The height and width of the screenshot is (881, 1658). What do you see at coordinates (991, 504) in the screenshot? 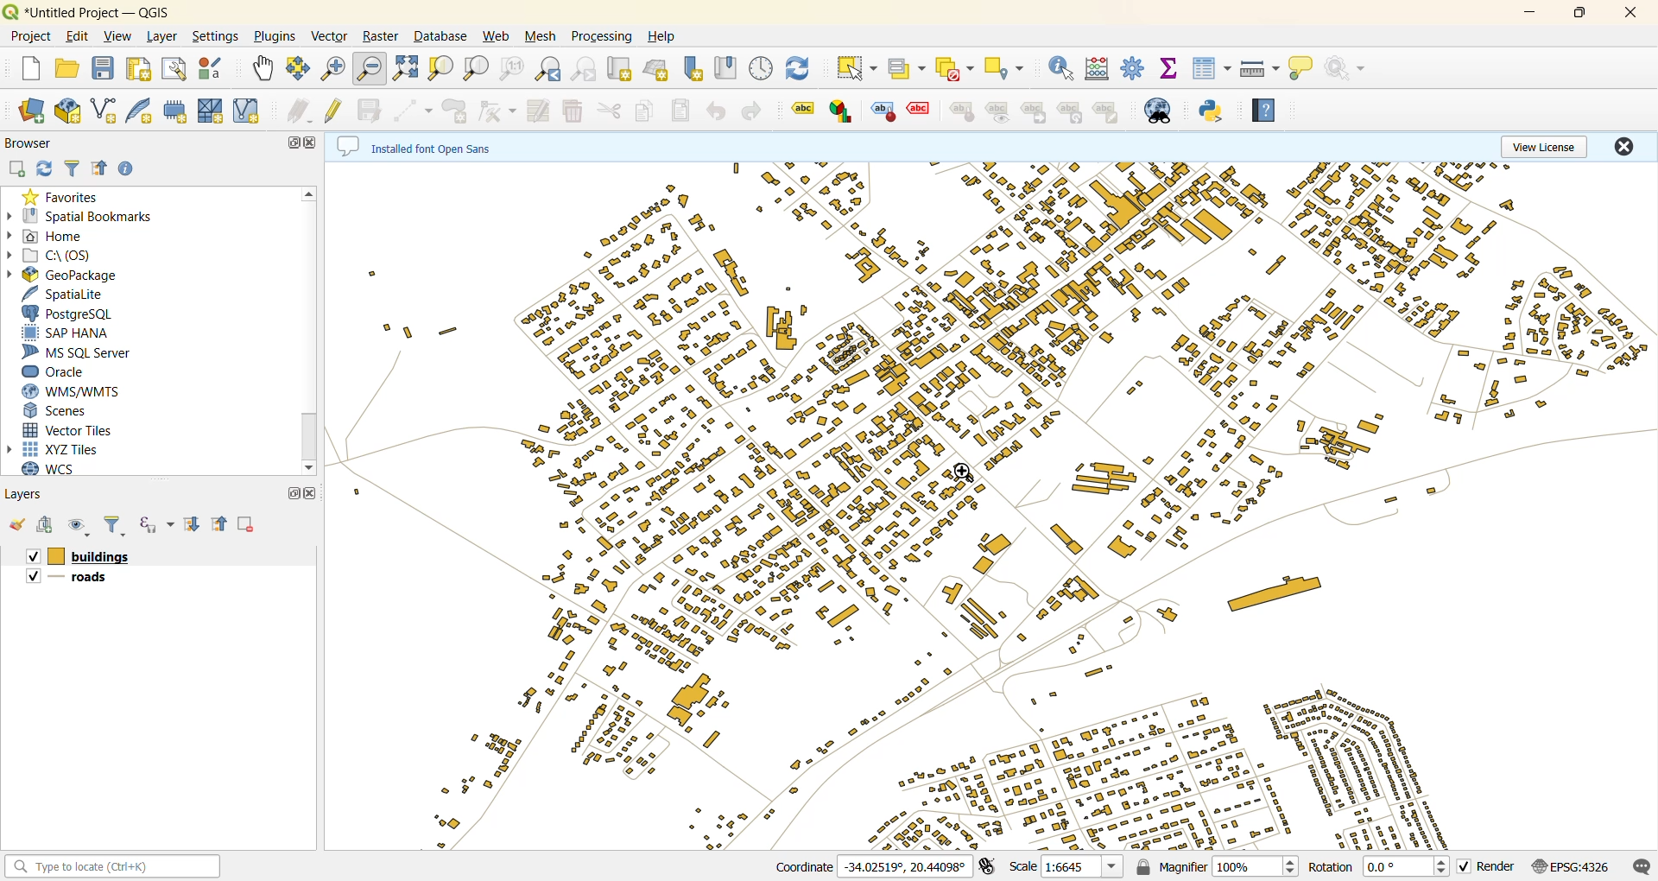
I see `layers` at bounding box center [991, 504].